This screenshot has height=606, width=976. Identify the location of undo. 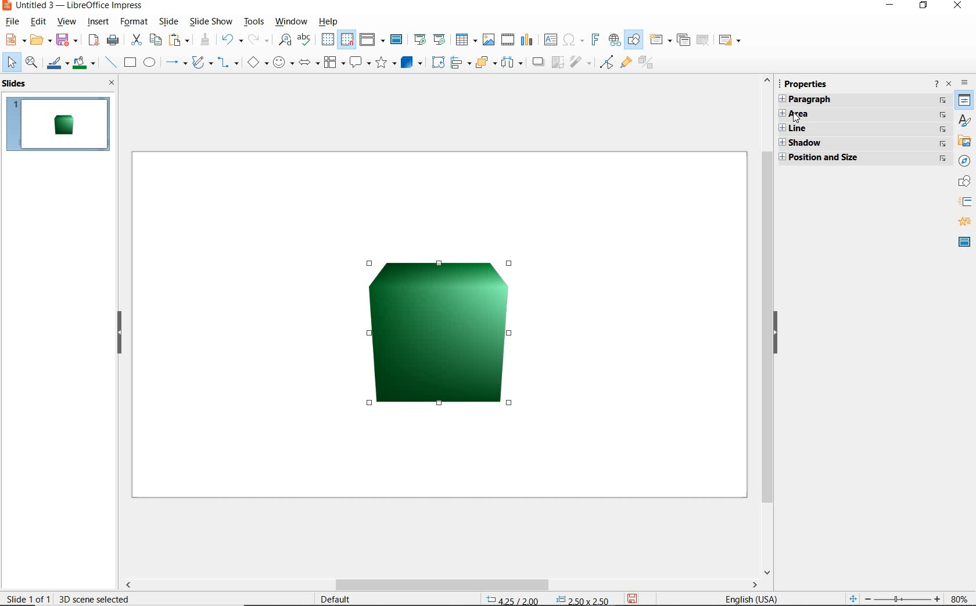
(233, 40).